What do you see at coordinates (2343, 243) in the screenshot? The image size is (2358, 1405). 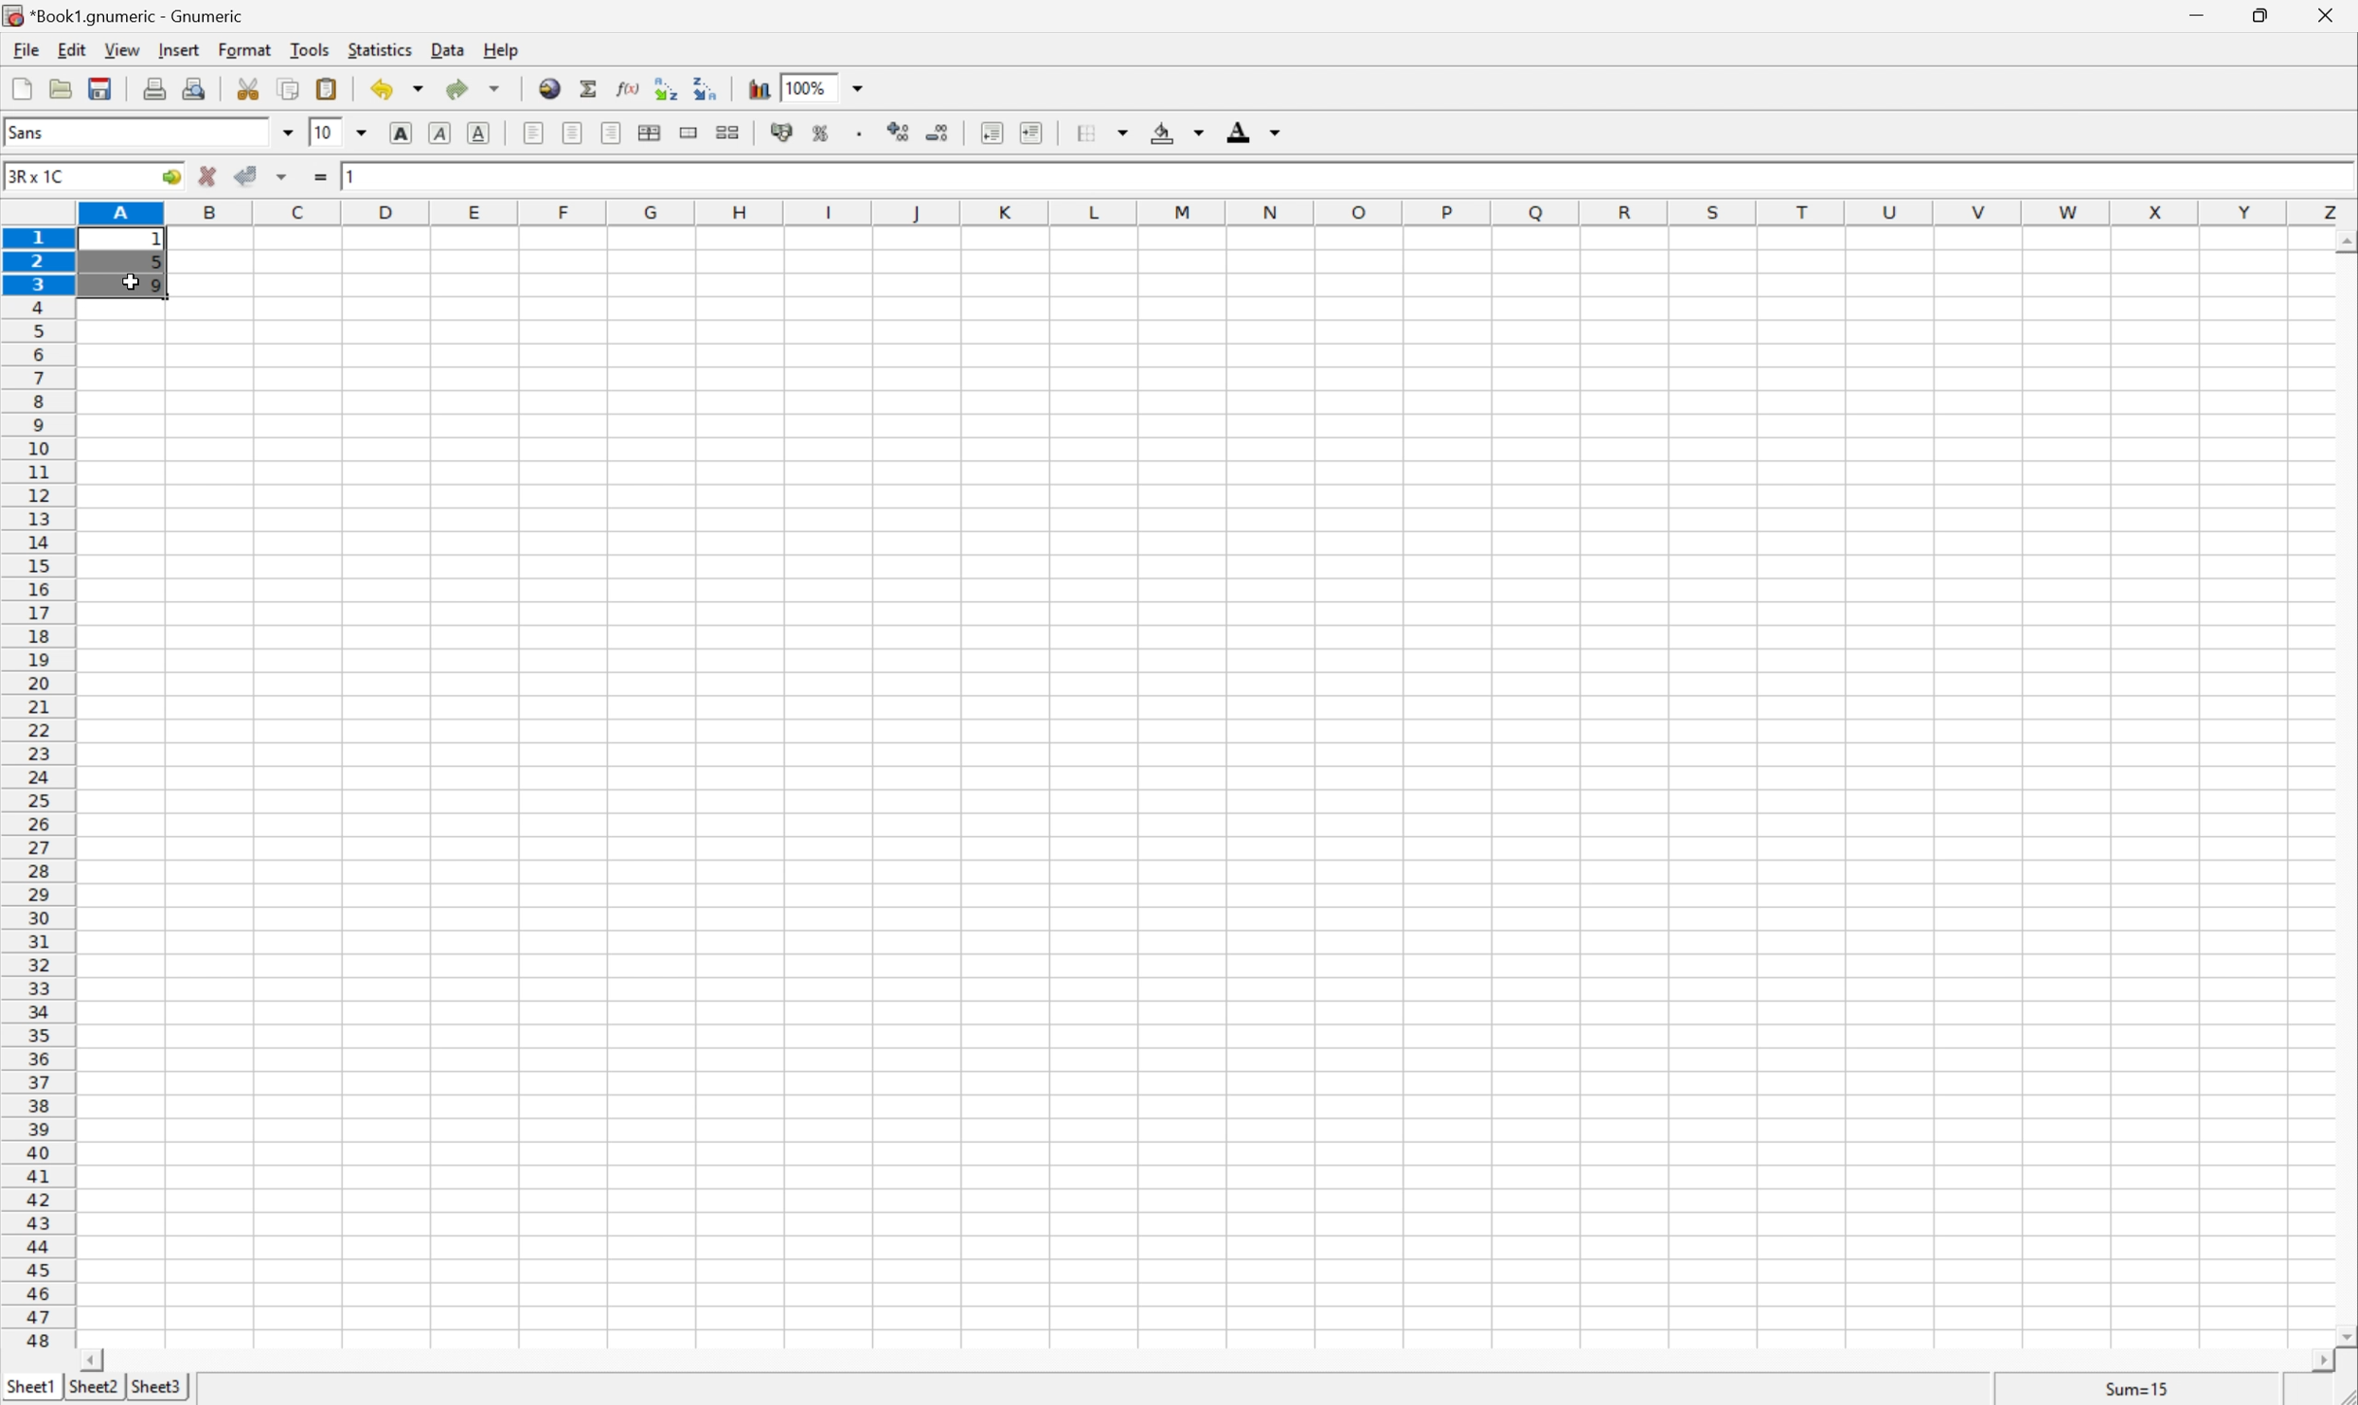 I see `scroll up` at bounding box center [2343, 243].